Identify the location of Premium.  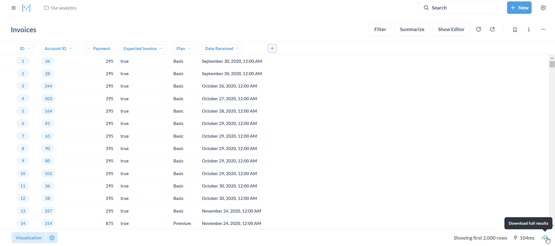
(176, 224).